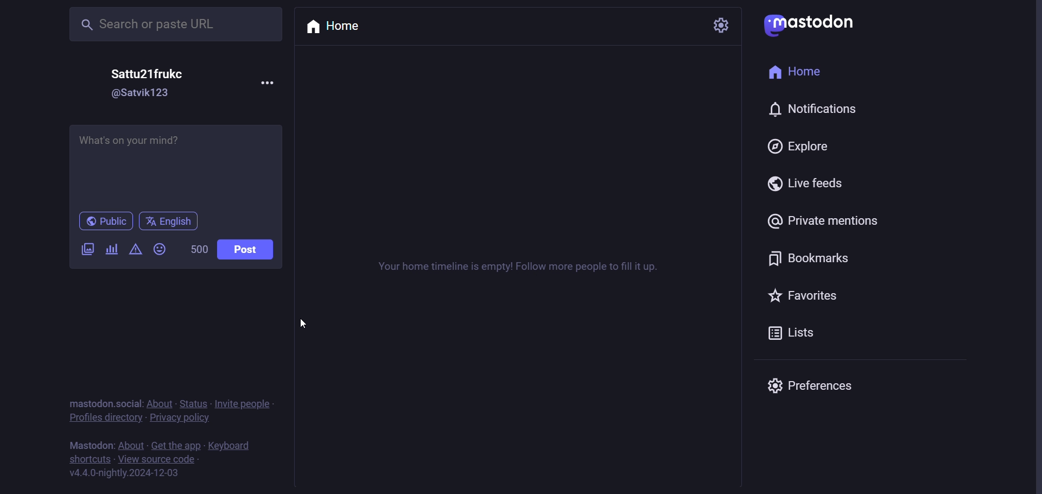  Describe the element at coordinates (128, 474) in the screenshot. I see `v4.4.0-nightly.2024-12-03` at that location.